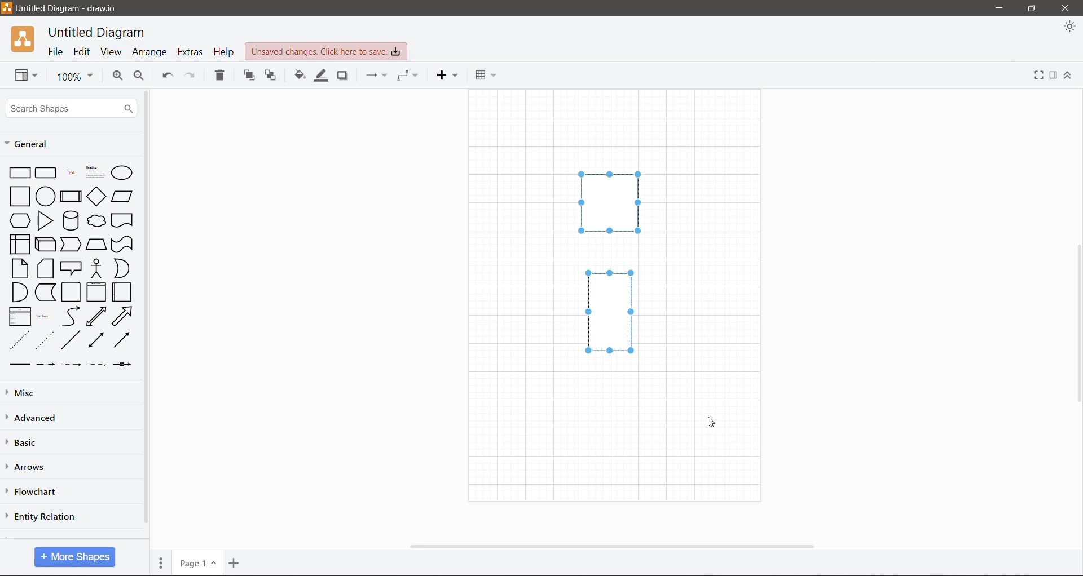 The height and width of the screenshot is (576, 1083). I want to click on Search Shapes, so click(71, 108).